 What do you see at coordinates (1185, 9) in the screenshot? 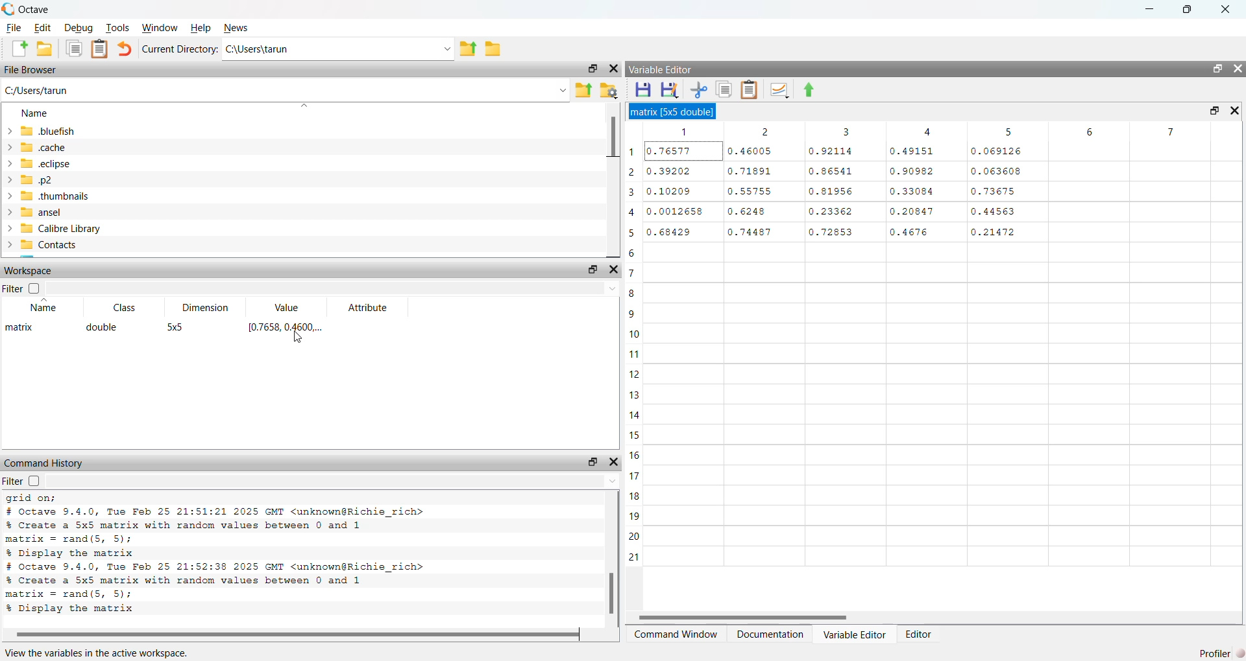
I see `maximise` at bounding box center [1185, 9].